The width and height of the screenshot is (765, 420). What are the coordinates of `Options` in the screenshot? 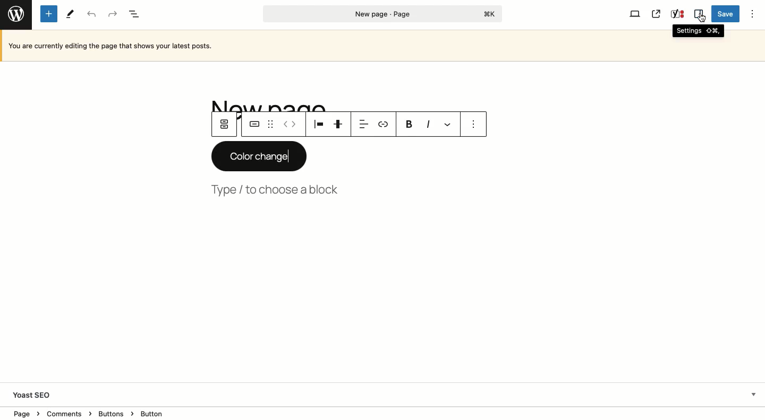 It's located at (752, 14).